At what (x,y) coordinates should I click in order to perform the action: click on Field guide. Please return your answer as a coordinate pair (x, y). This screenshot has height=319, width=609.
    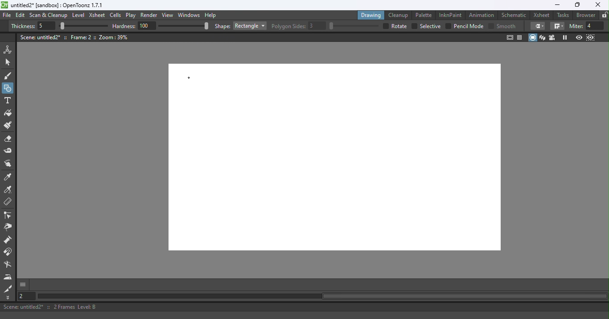
    Looking at the image, I should click on (521, 37).